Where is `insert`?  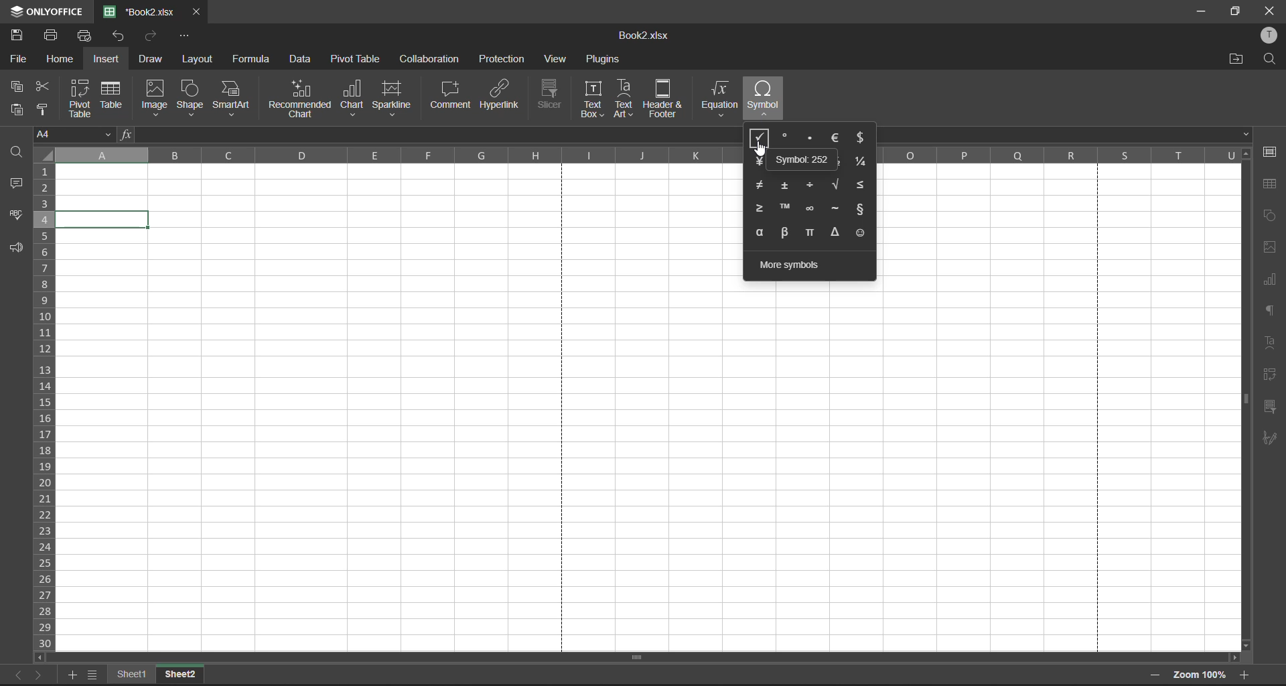 insert is located at coordinates (108, 60).